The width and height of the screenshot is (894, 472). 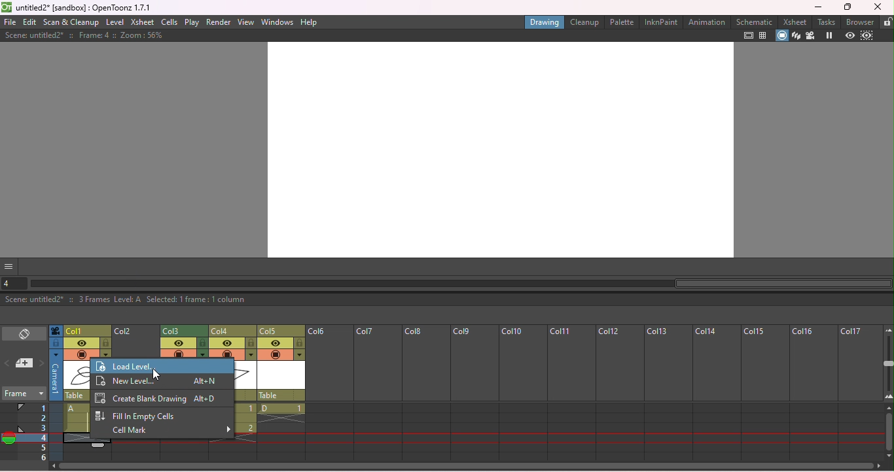 What do you see at coordinates (10, 266) in the screenshot?
I see `GUI show/hide` at bounding box center [10, 266].